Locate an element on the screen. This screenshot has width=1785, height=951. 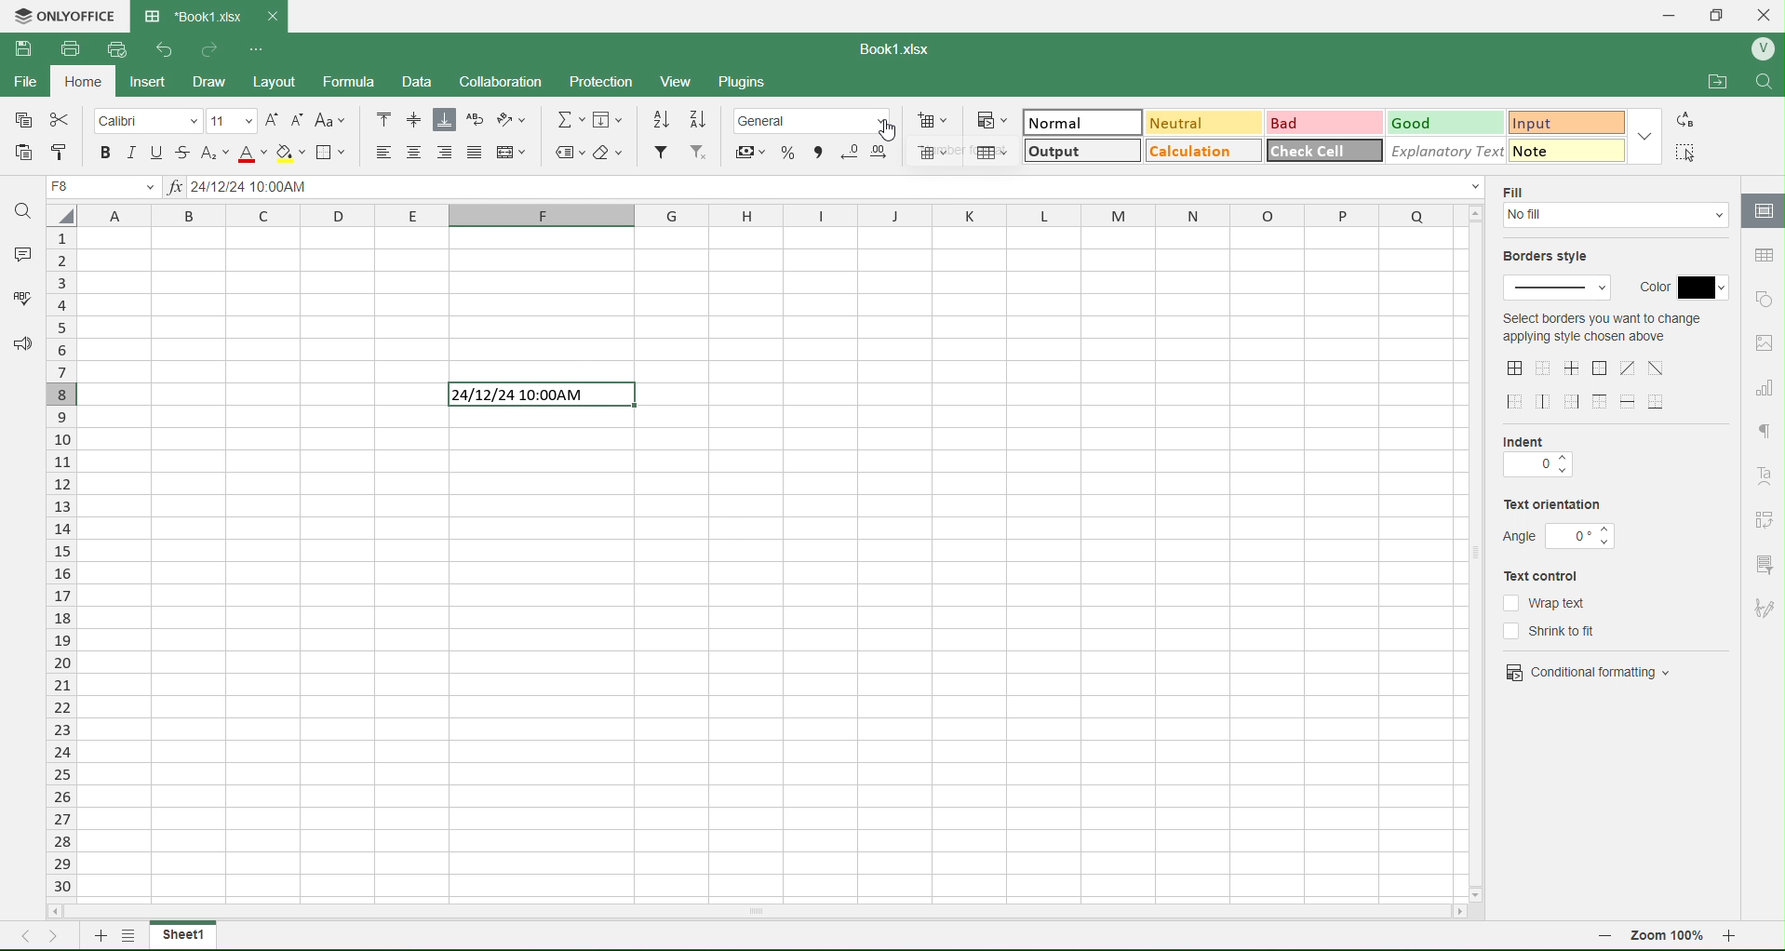
Clear Filter is located at coordinates (699, 154).